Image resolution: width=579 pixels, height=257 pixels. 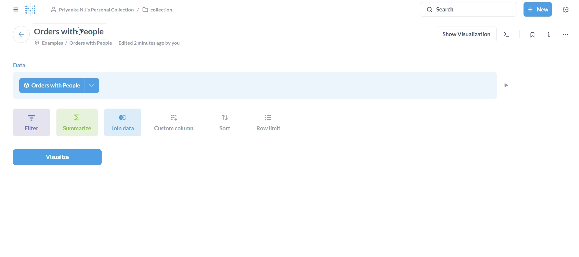 What do you see at coordinates (469, 9) in the screenshot?
I see `search` at bounding box center [469, 9].